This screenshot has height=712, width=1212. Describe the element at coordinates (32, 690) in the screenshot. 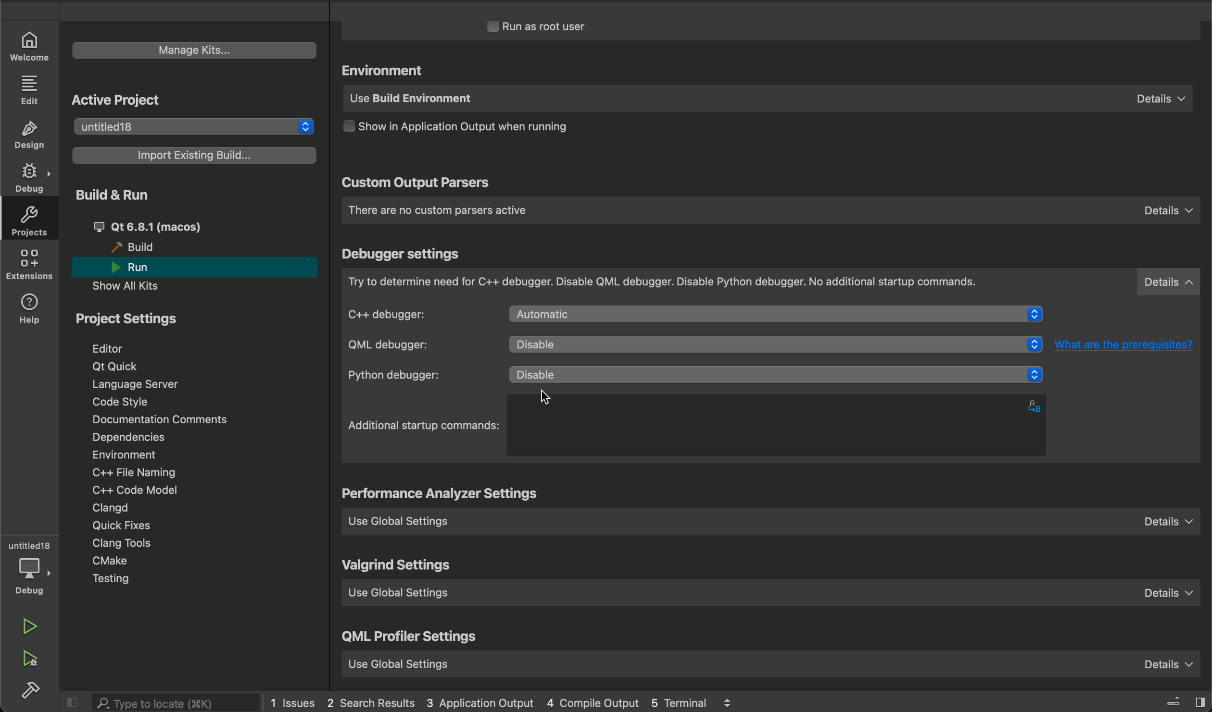

I see `build` at that location.